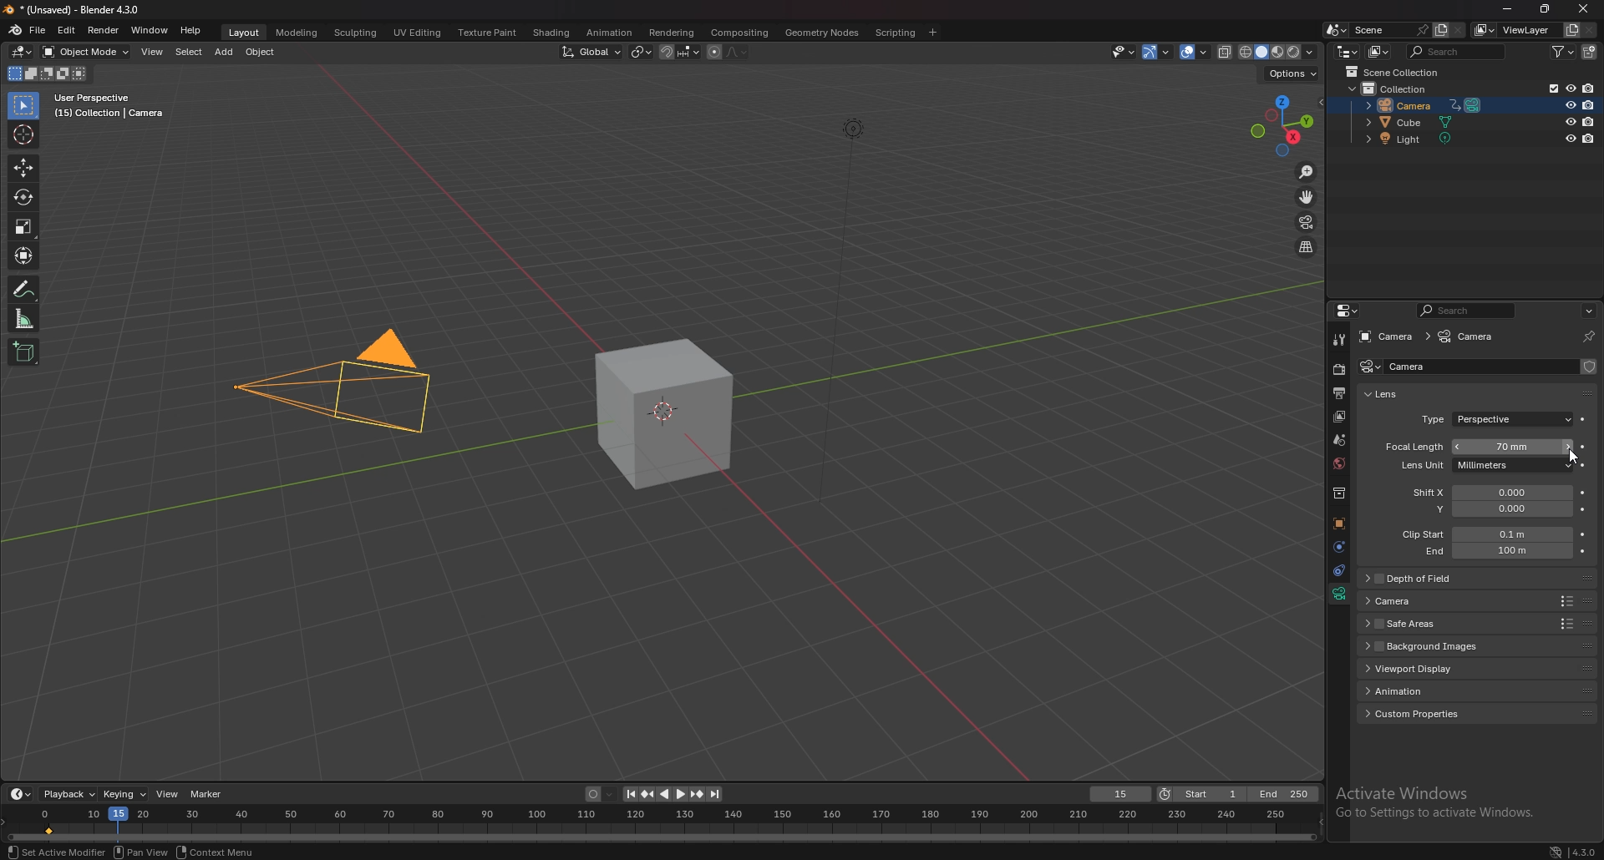 The height and width of the screenshot is (860, 1604). What do you see at coordinates (1439, 668) in the screenshot?
I see `viewport display` at bounding box center [1439, 668].